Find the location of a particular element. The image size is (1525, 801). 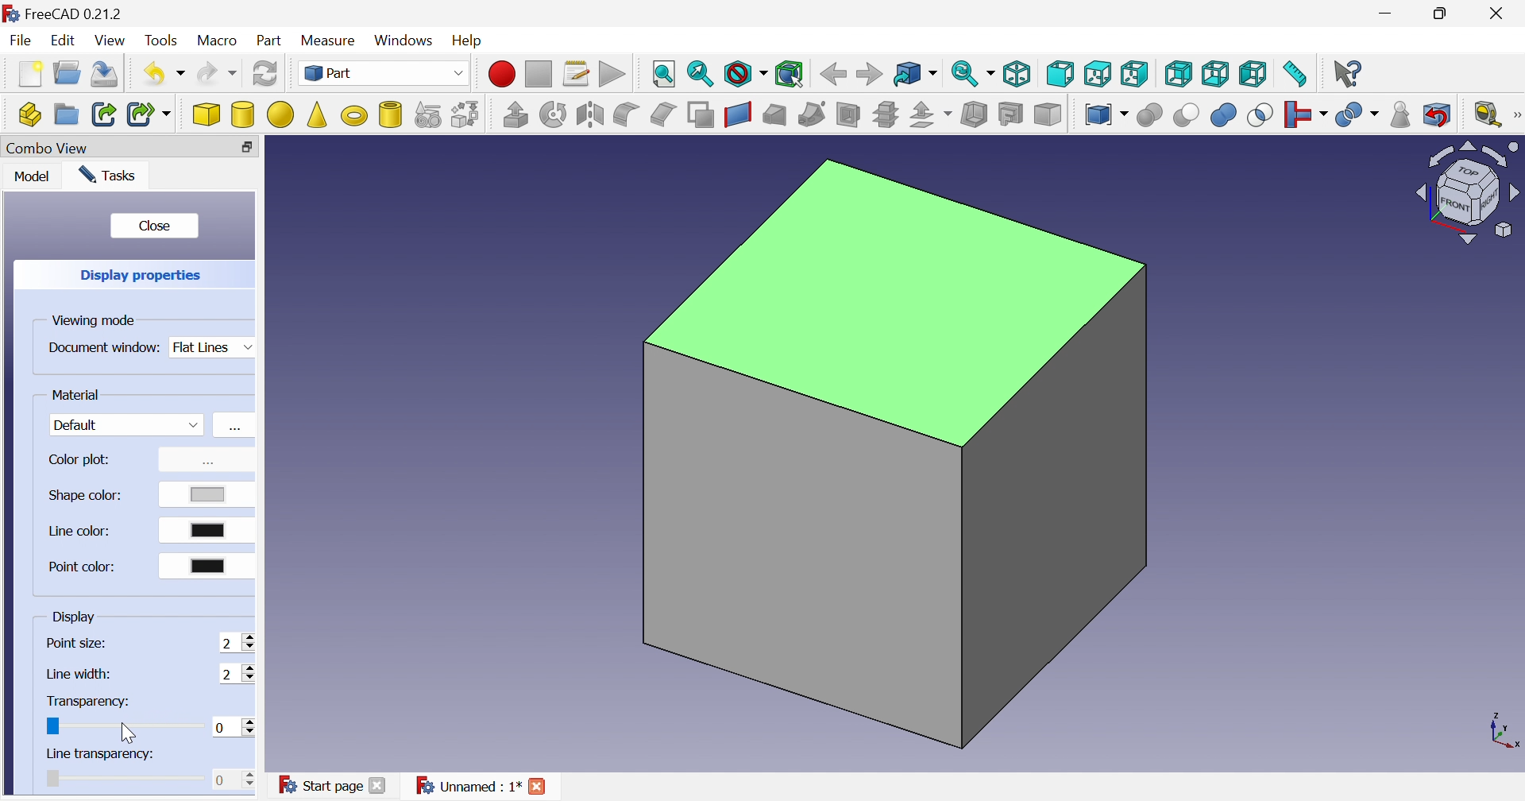

Color plot is located at coordinates (82, 461).